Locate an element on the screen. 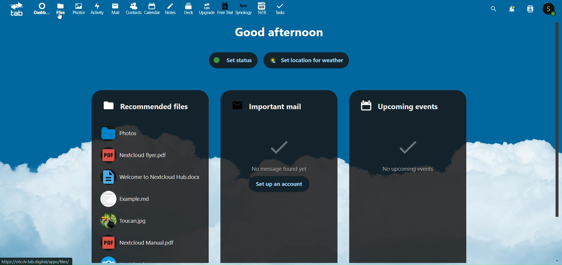 The width and height of the screenshot is (562, 265). calendar is located at coordinates (152, 9).